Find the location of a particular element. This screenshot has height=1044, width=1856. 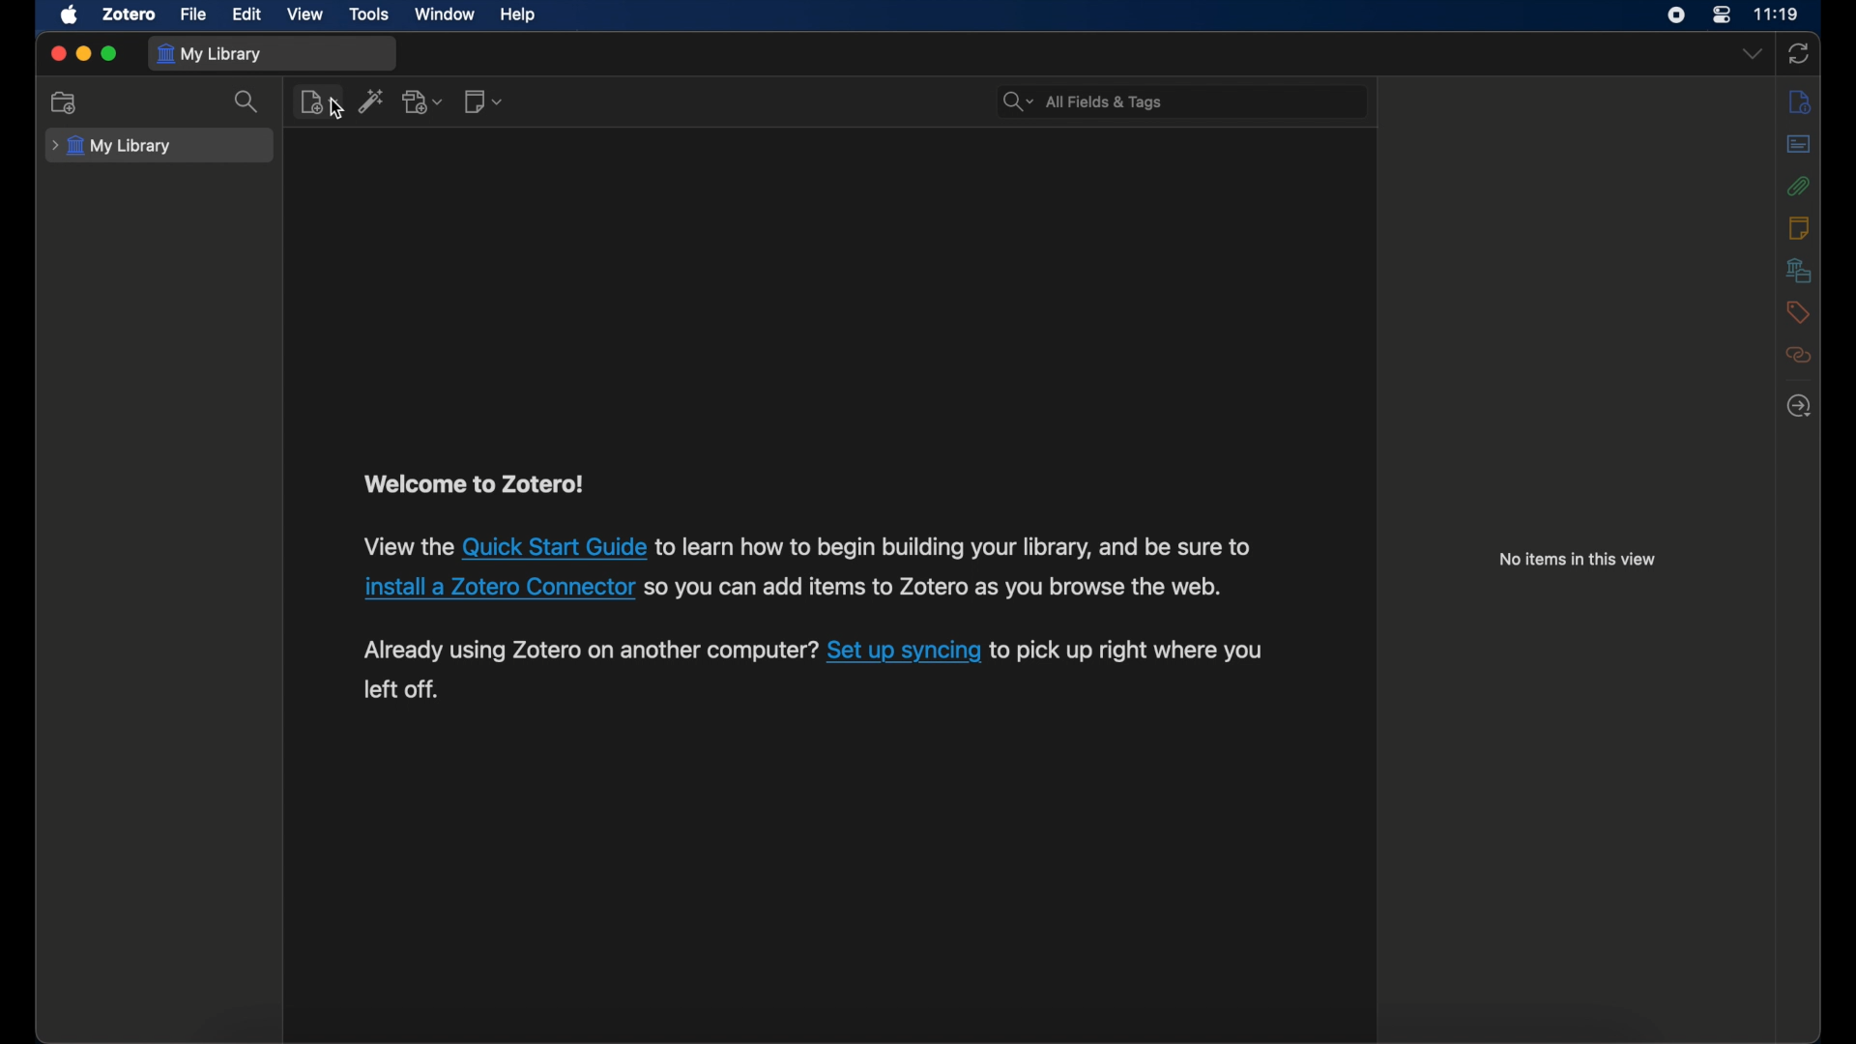

maximize is located at coordinates (109, 53).